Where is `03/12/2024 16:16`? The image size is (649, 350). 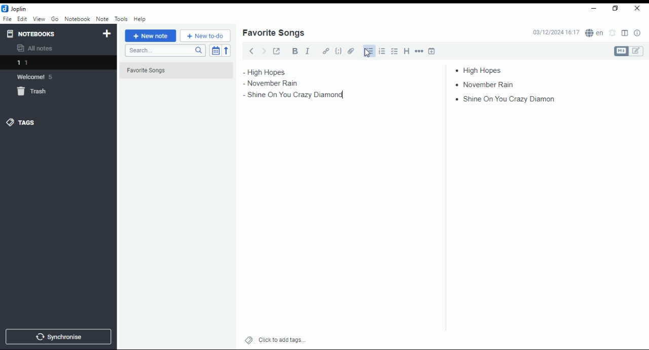 03/12/2024 16:16 is located at coordinates (556, 32).